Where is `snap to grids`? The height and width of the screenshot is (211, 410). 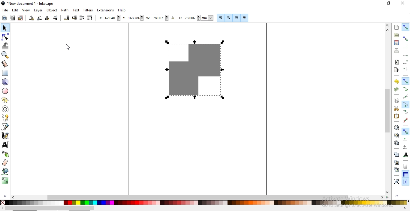 snap to grids is located at coordinates (405, 174).